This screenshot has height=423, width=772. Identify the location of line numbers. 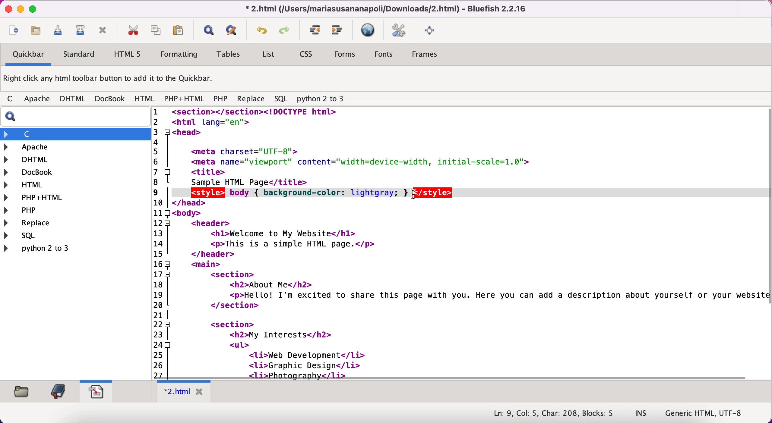
(161, 243).